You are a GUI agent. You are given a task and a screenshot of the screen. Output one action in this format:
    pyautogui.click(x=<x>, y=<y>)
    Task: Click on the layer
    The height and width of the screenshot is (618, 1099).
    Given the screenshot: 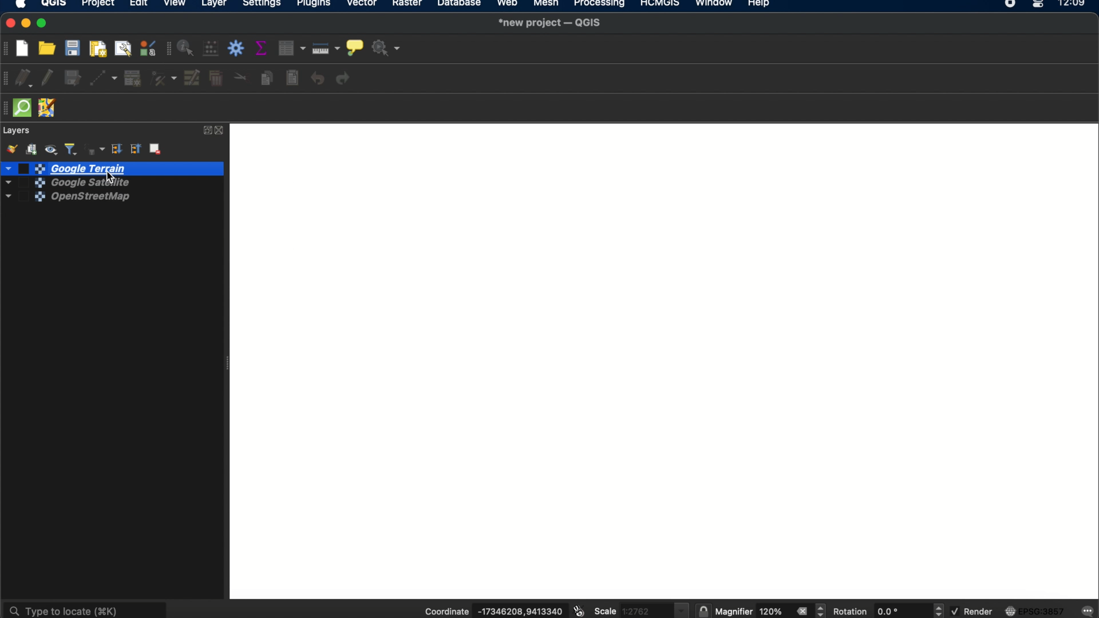 What is the action you would take?
    pyautogui.click(x=214, y=5)
    